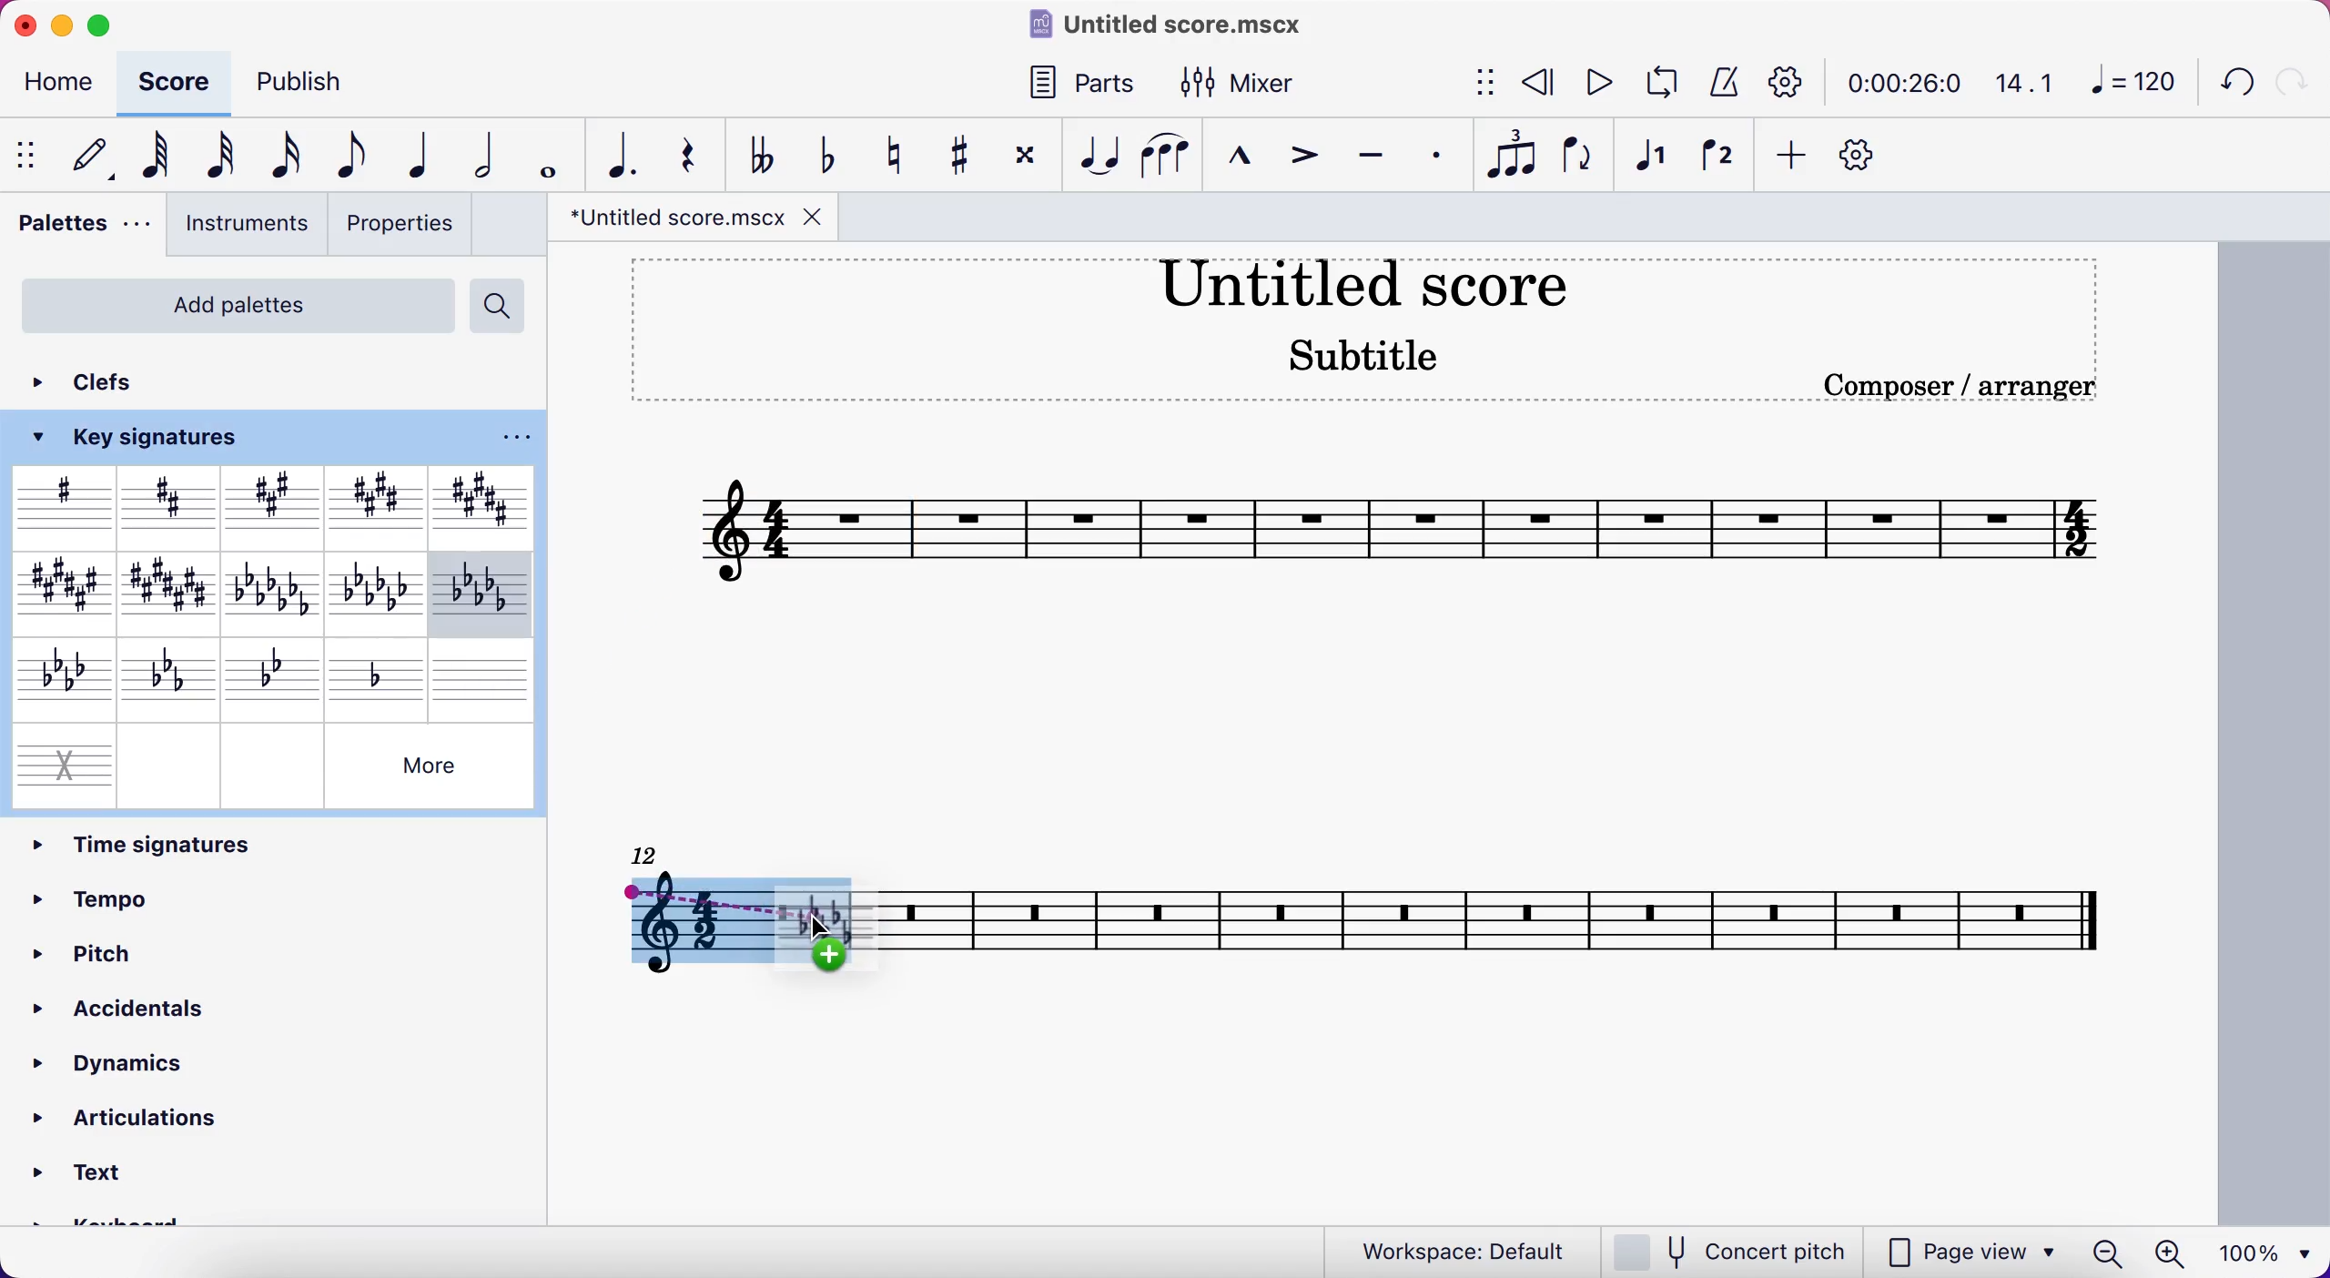 The image size is (2330, 1278). What do you see at coordinates (58, 592) in the screenshot?
I see `F major` at bounding box center [58, 592].